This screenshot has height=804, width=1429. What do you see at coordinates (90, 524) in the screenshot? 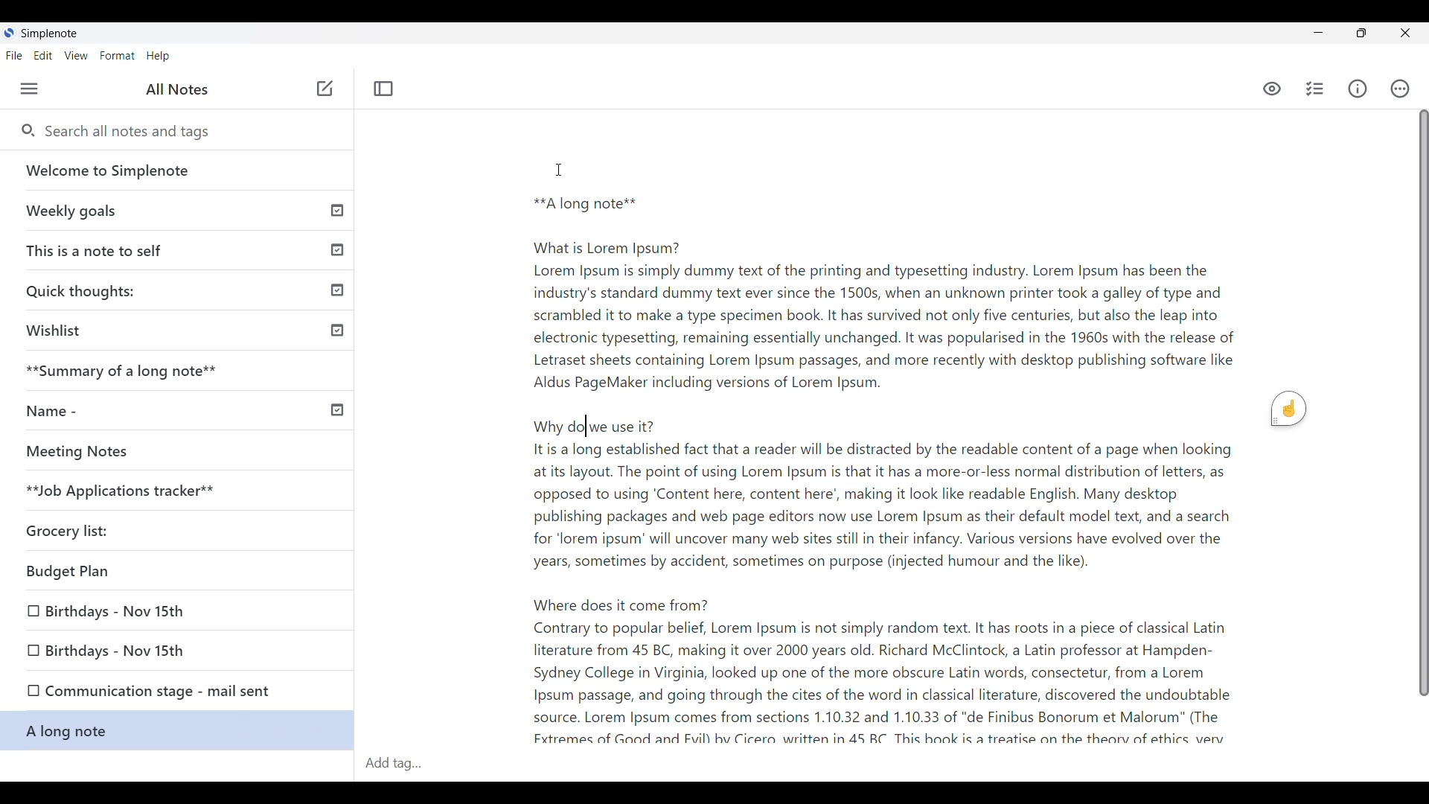
I see `Grocery list:` at bounding box center [90, 524].